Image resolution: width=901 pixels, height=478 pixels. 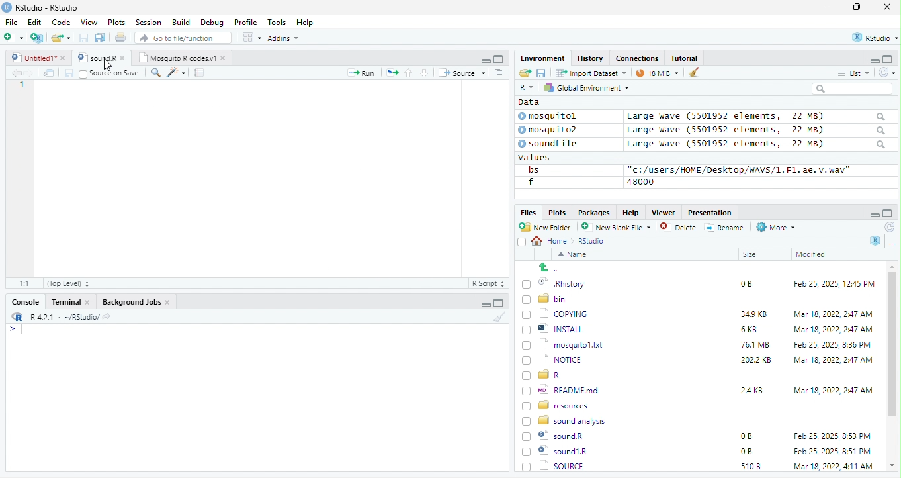 I want to click on data, so click(x=527, y=101).